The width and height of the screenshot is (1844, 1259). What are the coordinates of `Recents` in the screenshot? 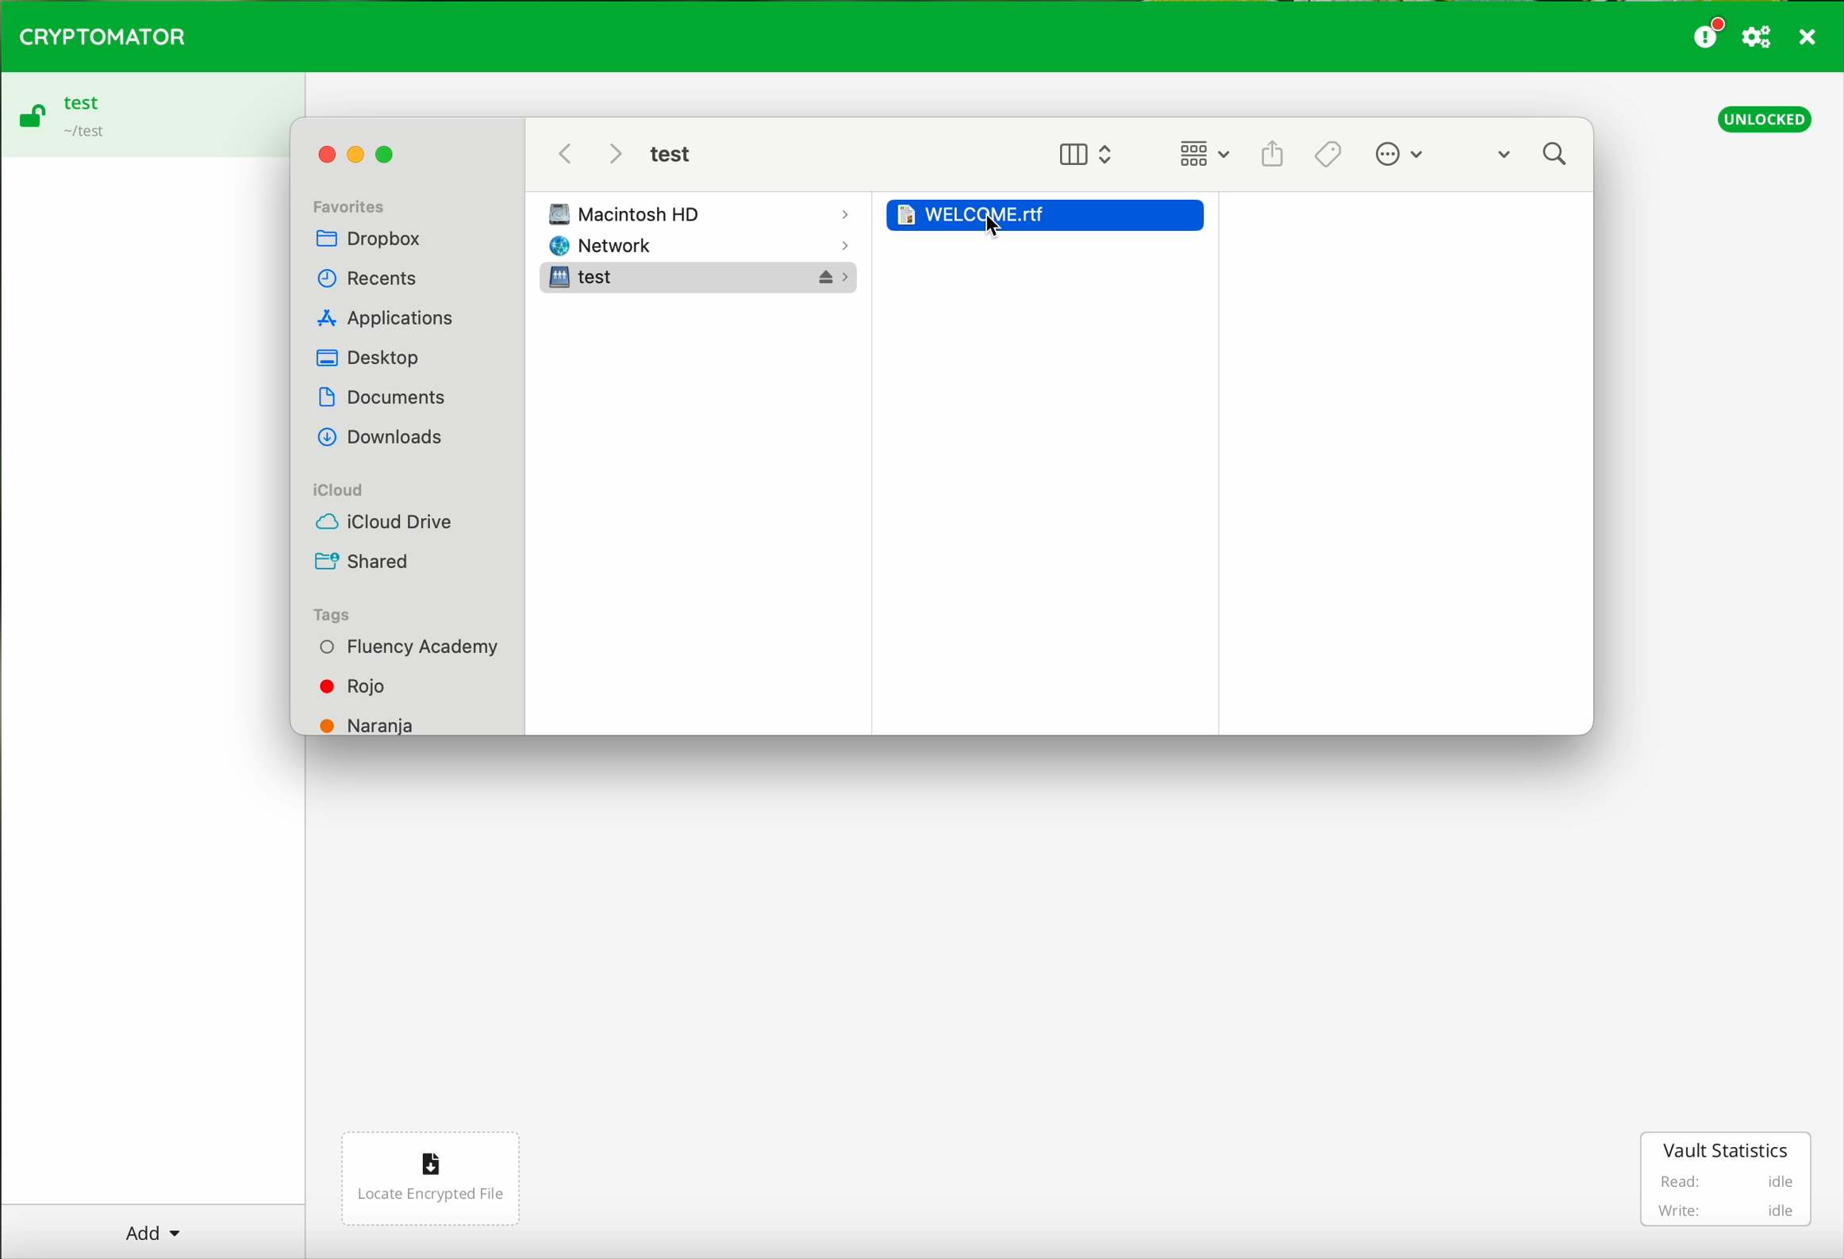 It's located at (367, 278).